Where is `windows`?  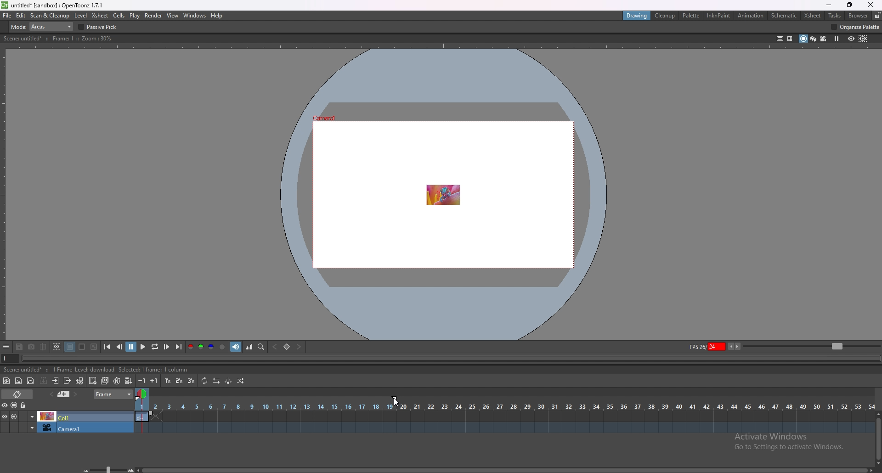
windows is located at coordinates (195, 16).